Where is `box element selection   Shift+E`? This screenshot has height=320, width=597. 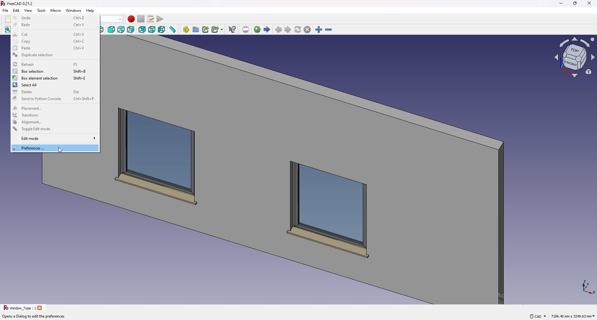
box element selection   Shift+E is located at coordinates (54, 78).